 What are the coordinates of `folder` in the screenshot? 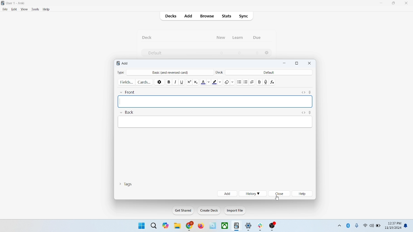 It's located at (177, 226).